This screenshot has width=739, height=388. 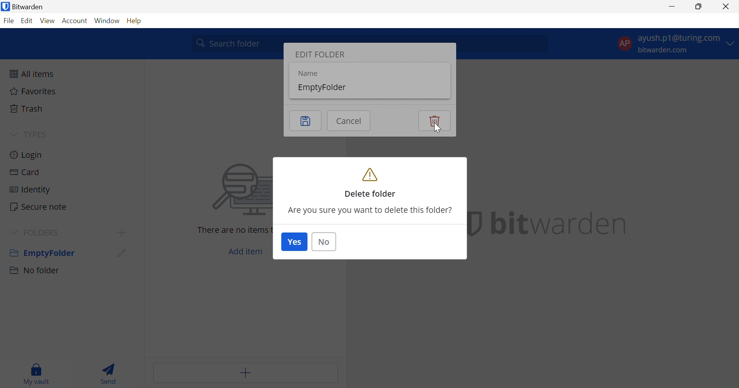 What do you see at coordinates (112, 373) in the screenshot?
I see `Send` at bounding box center [112, 373].